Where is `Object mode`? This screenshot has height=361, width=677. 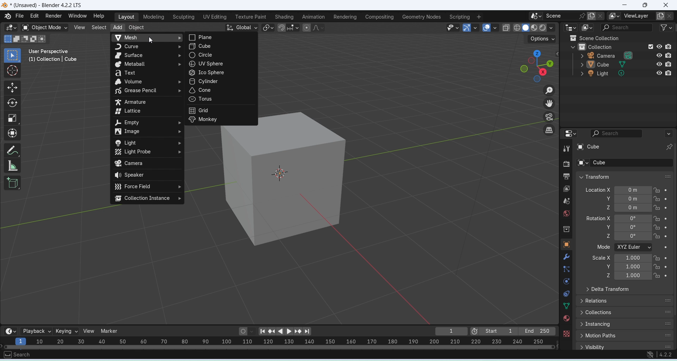
Object mode is located at coordinates (43, 27).